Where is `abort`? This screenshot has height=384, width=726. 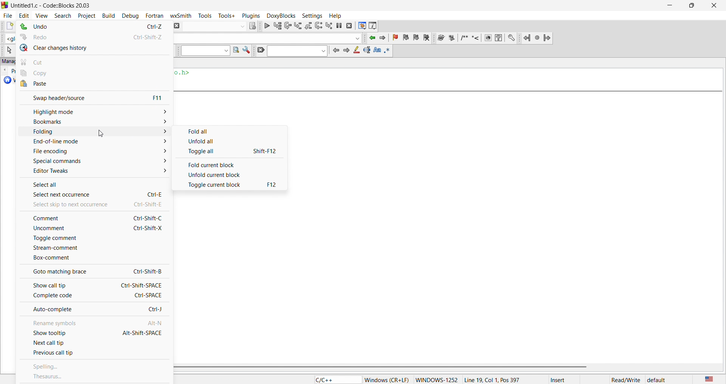 abort is located at coordinates (176, 25).